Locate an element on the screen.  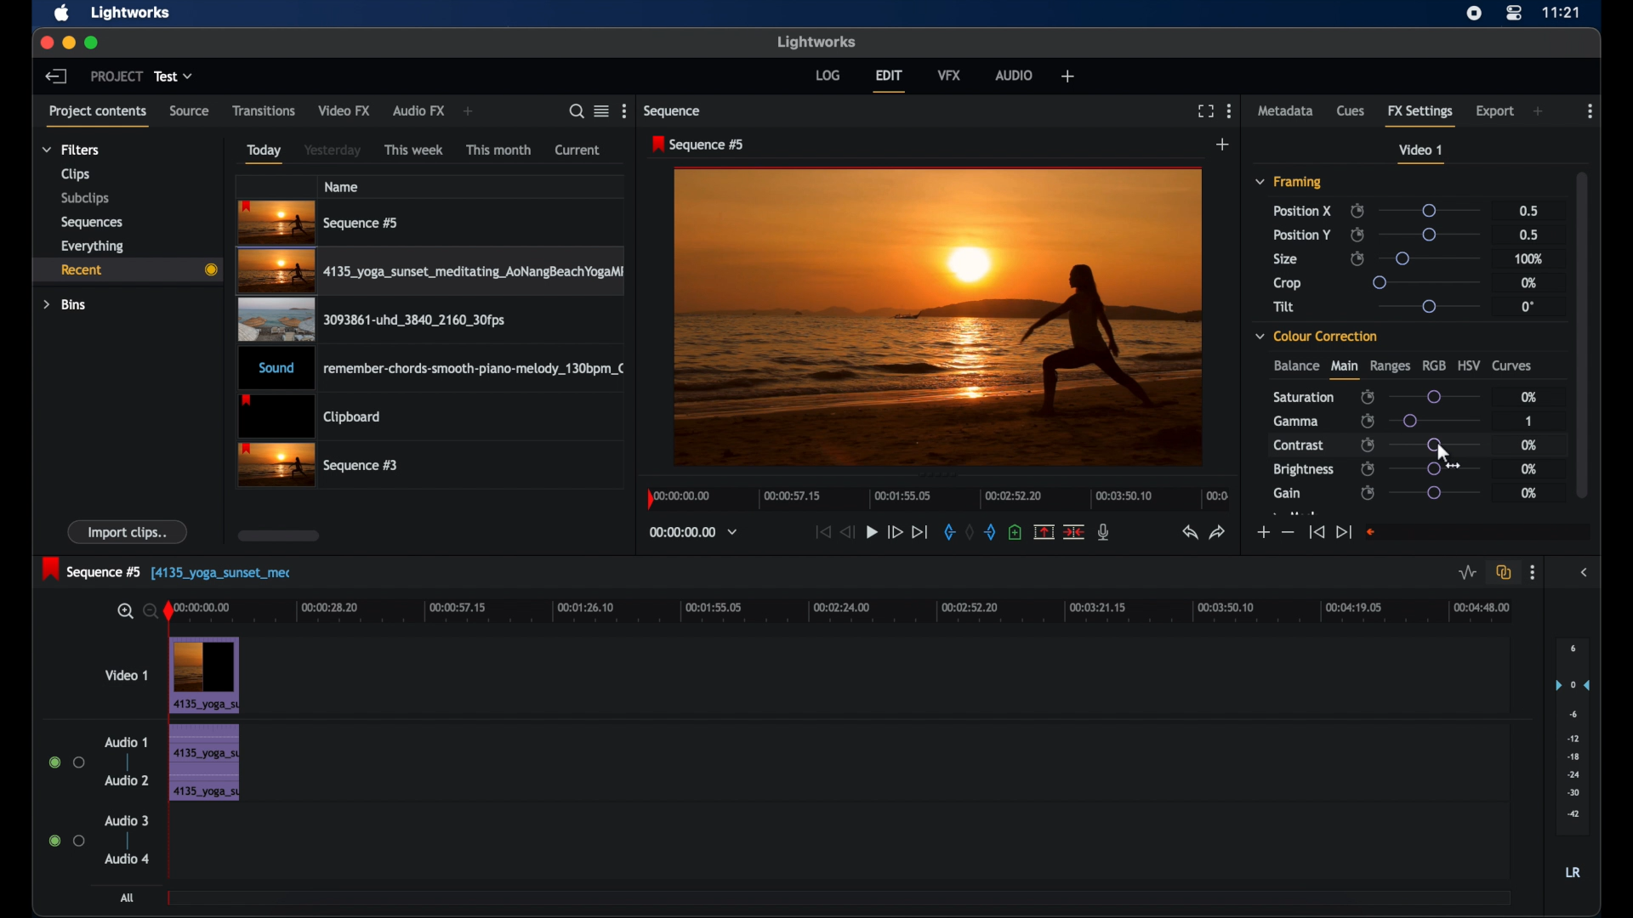
audio 2 is located at coordinates (128, 779).